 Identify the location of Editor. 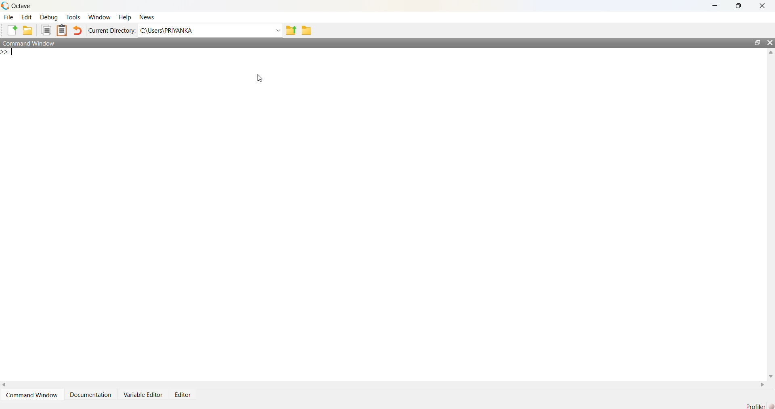
(186, 394).